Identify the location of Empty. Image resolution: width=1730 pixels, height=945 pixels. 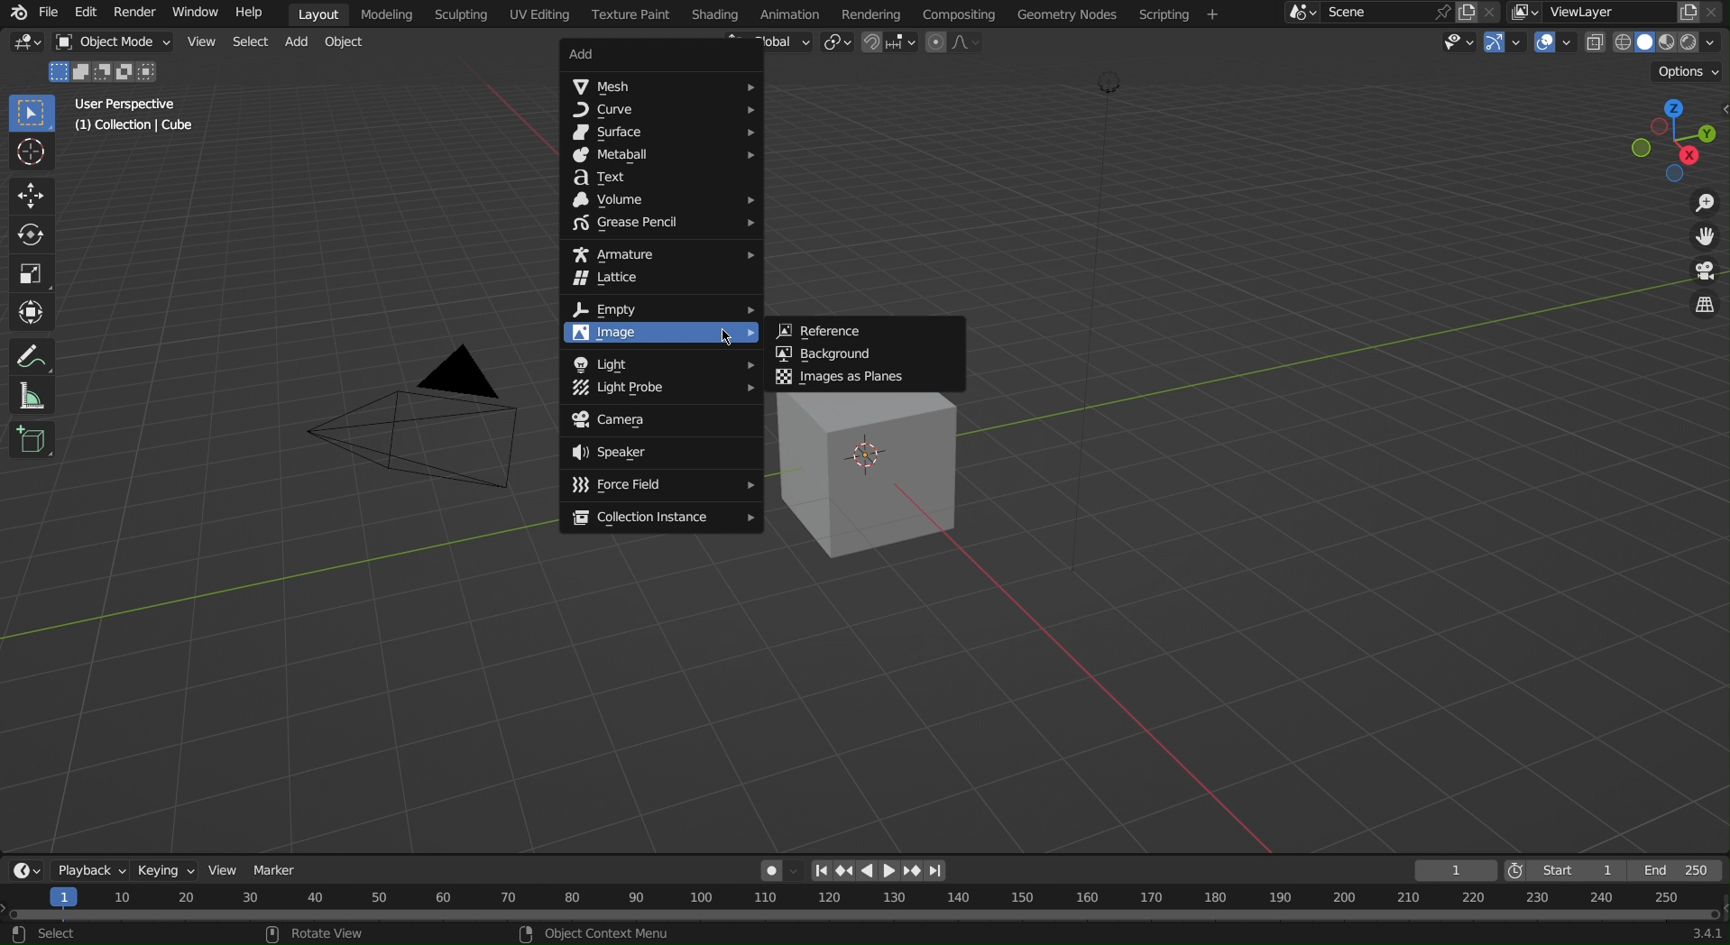
(661, 307).